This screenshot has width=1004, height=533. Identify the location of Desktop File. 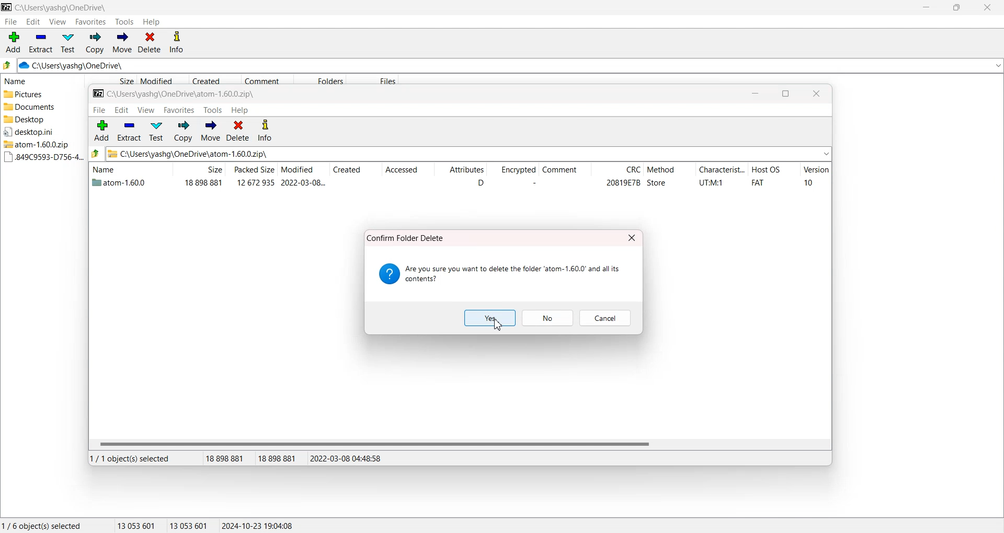
(40, 119).